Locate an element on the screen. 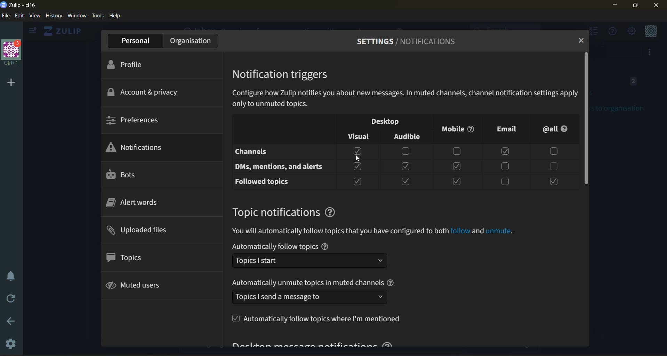 This screenshot has height=356, width=667. go back is located at coordinates (8, 323).